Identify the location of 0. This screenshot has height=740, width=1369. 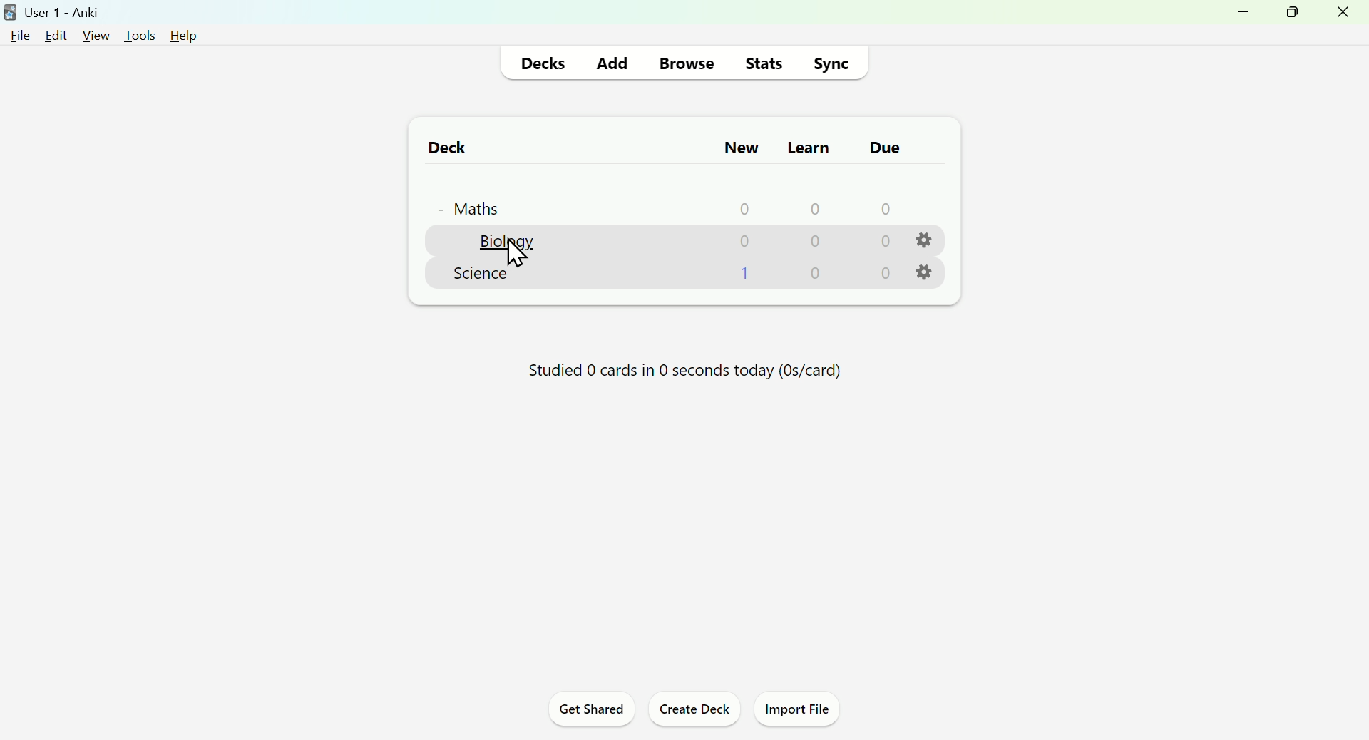
(743, 243).